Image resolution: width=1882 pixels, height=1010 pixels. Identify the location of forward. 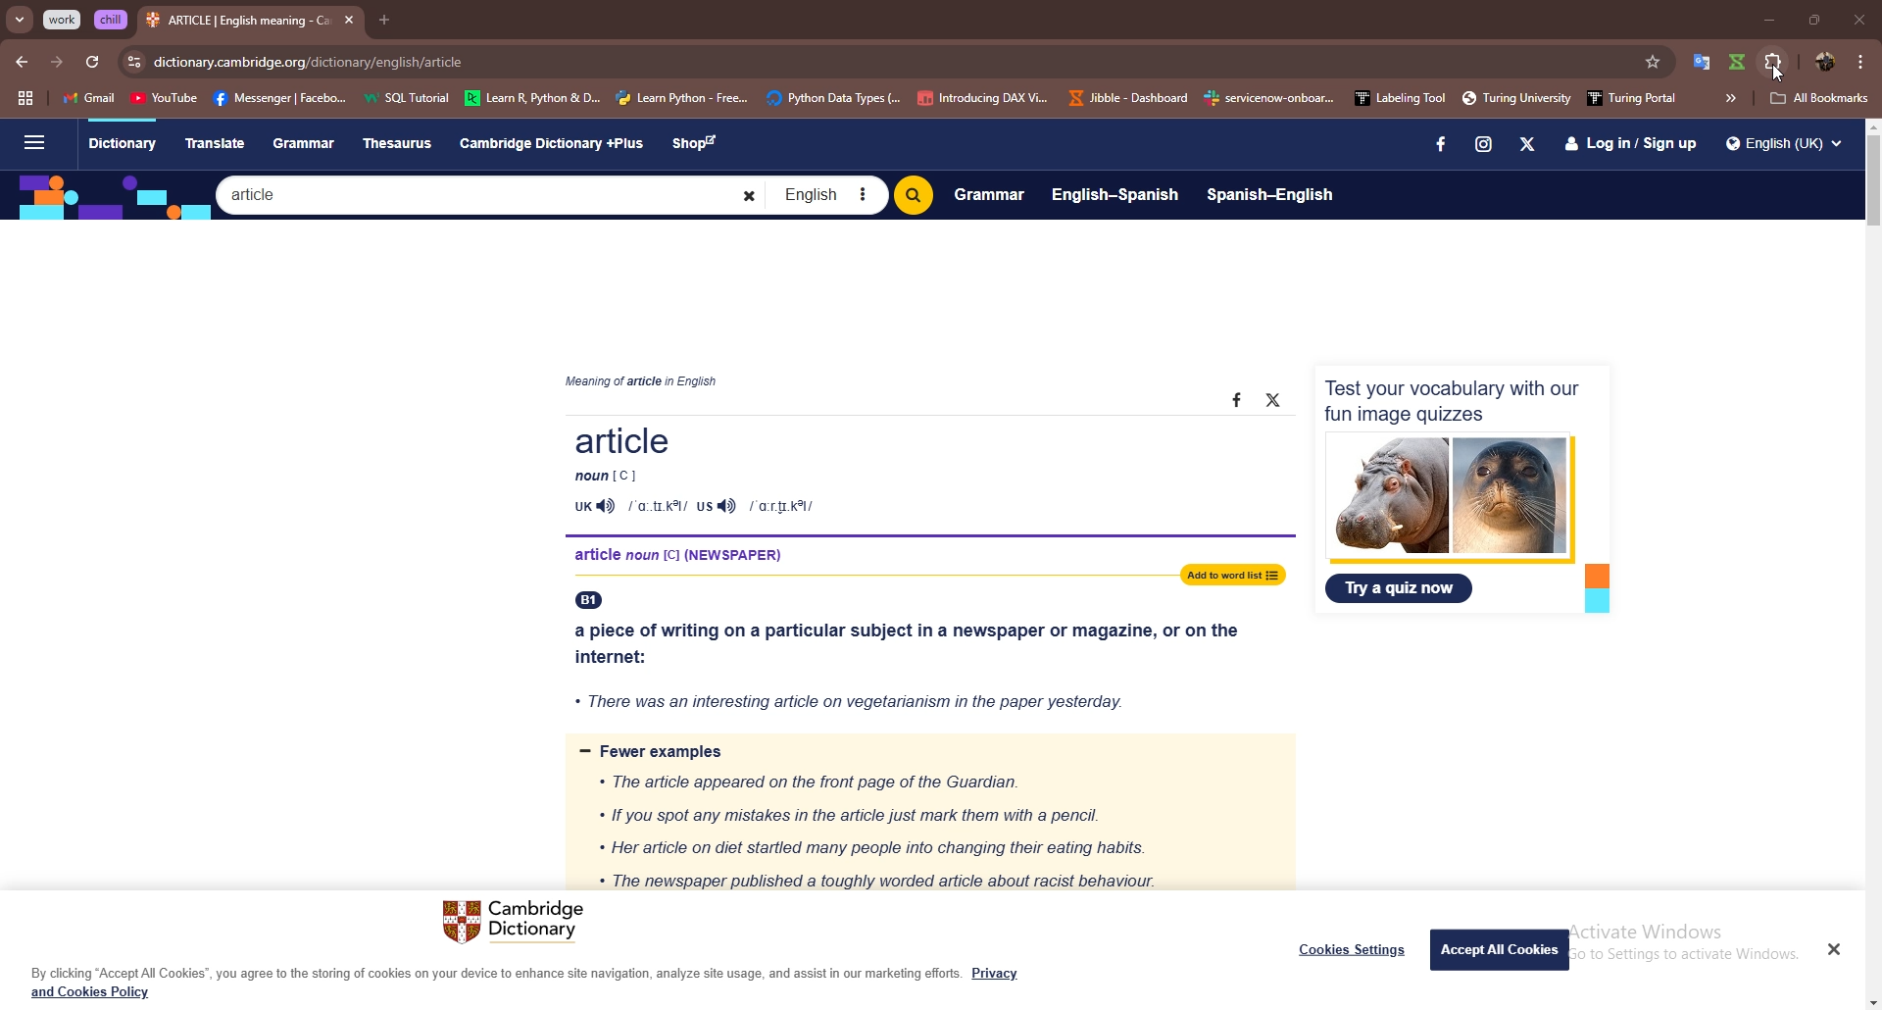
(56, 64).